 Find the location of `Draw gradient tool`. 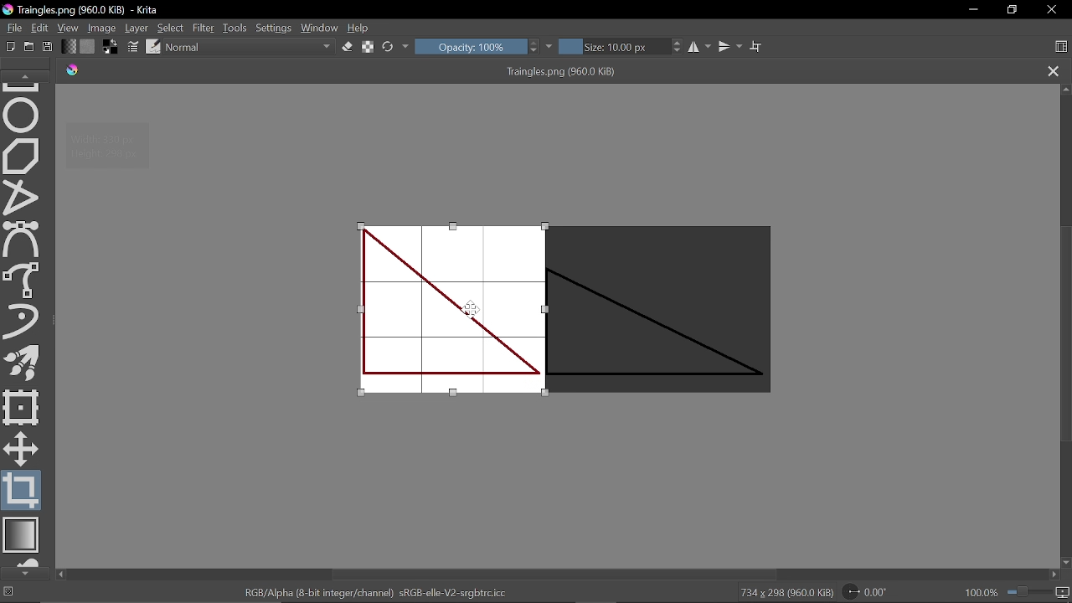

Draw gradient tool is located at coordinates (23, 536).